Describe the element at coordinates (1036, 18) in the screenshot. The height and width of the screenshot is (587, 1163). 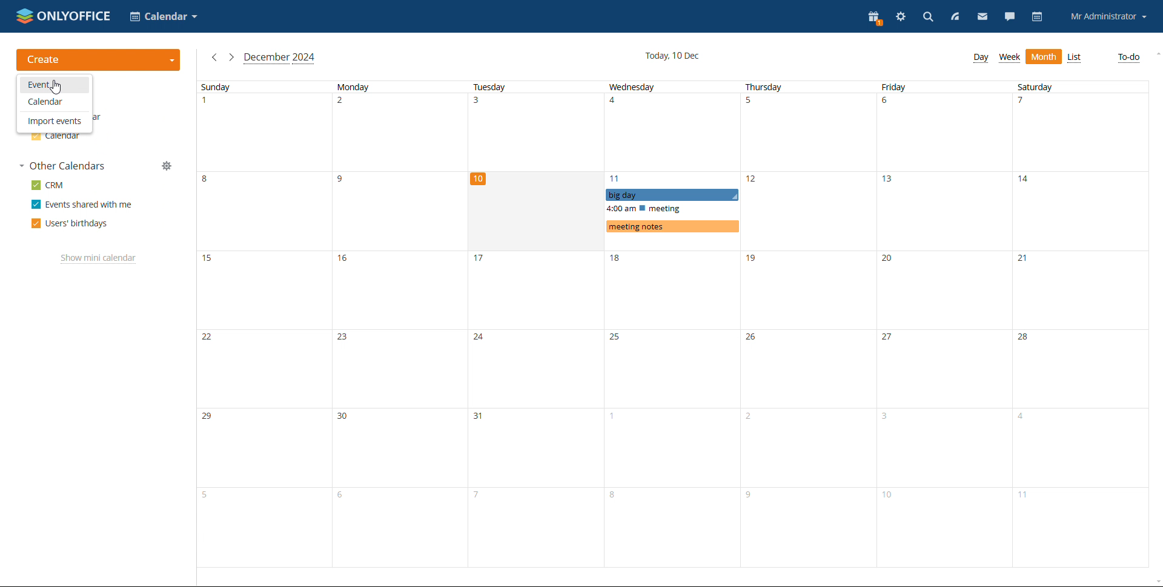
I see `calendar` at that location.